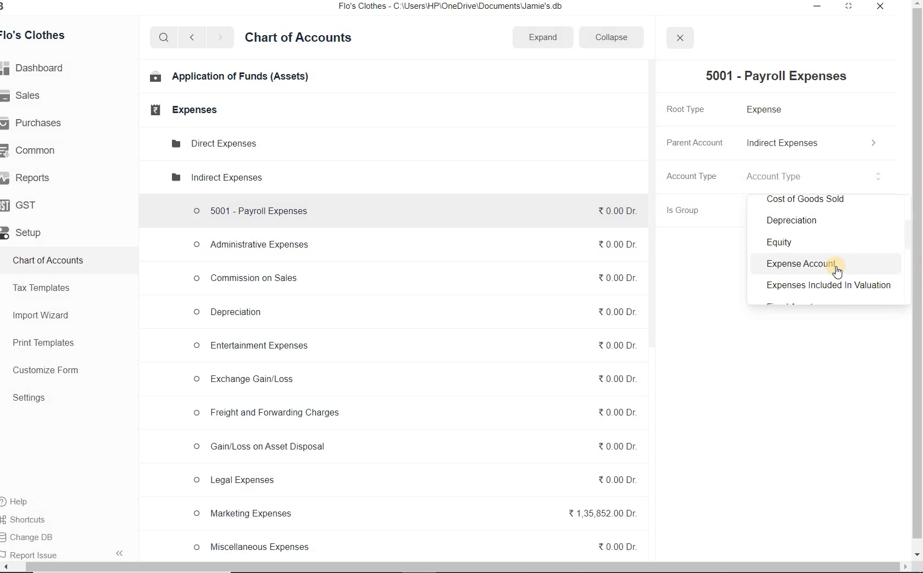 This screenshot has width=923, height=573. I want to click on Chart of Accounts, so click(302, 39).